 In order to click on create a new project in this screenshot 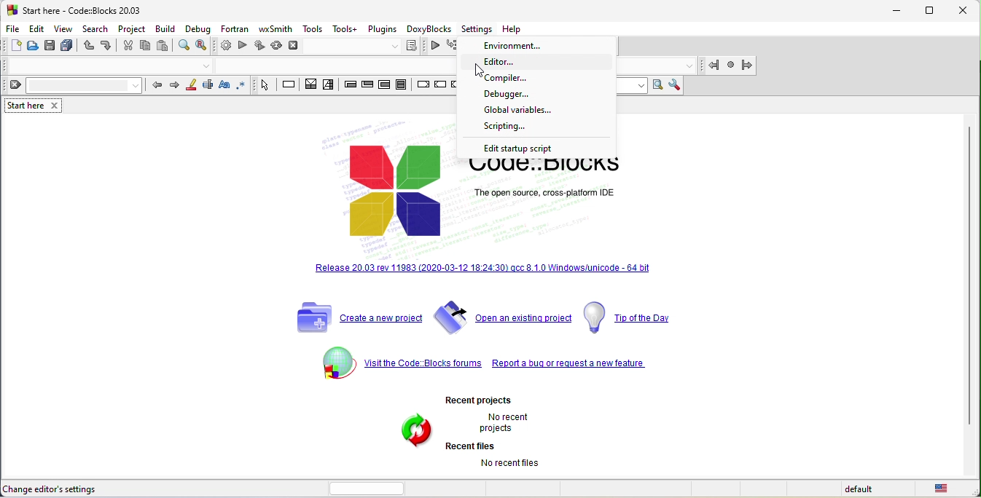, I will do `click(354, 317)`.